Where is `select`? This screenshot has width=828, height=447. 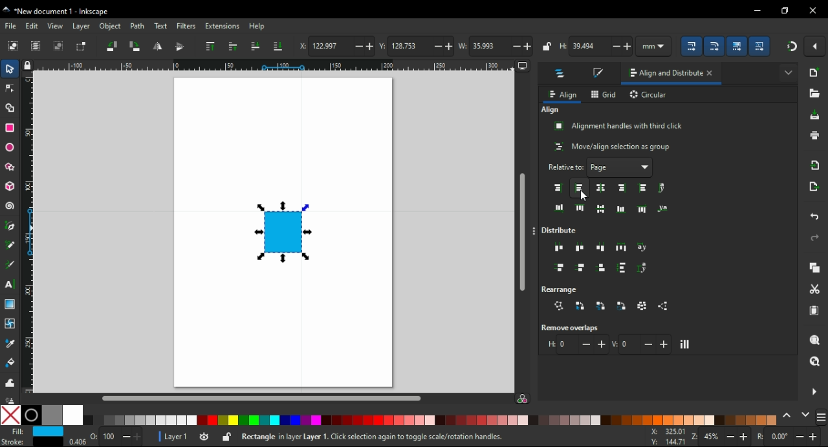 select is located at coordinates (14, 45).